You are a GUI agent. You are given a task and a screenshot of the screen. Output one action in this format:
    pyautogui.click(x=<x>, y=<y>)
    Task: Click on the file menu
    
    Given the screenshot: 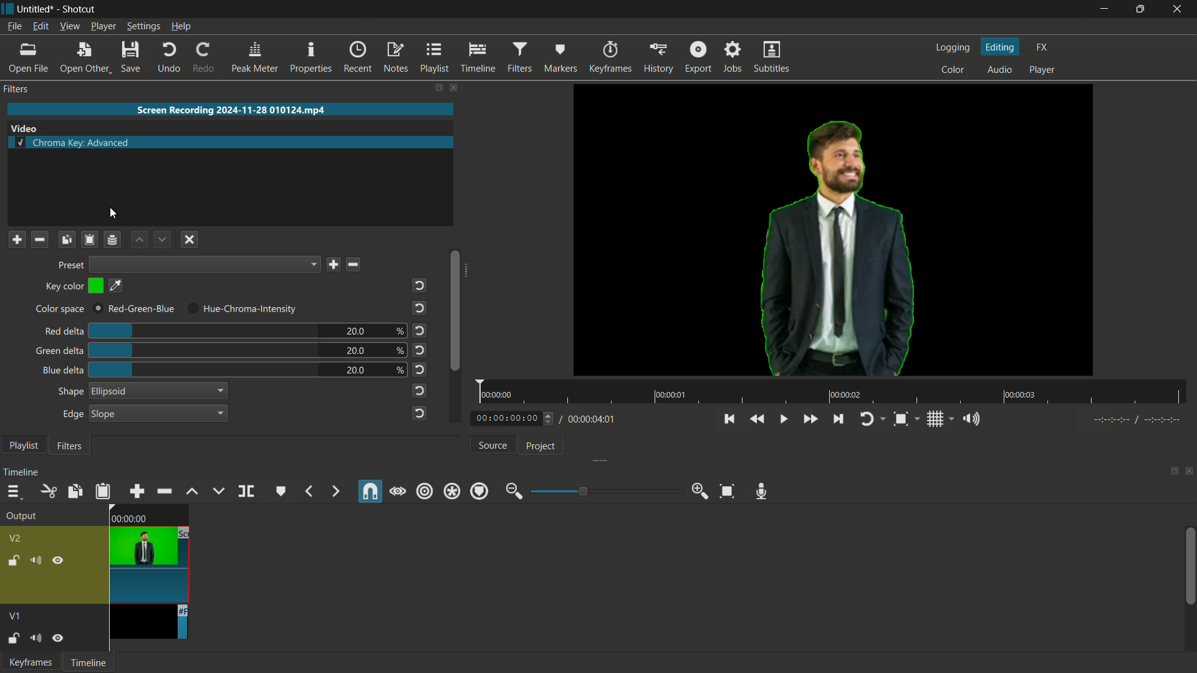 What is the action you would take?
    pyautogui.click(x=13, y=27)
    